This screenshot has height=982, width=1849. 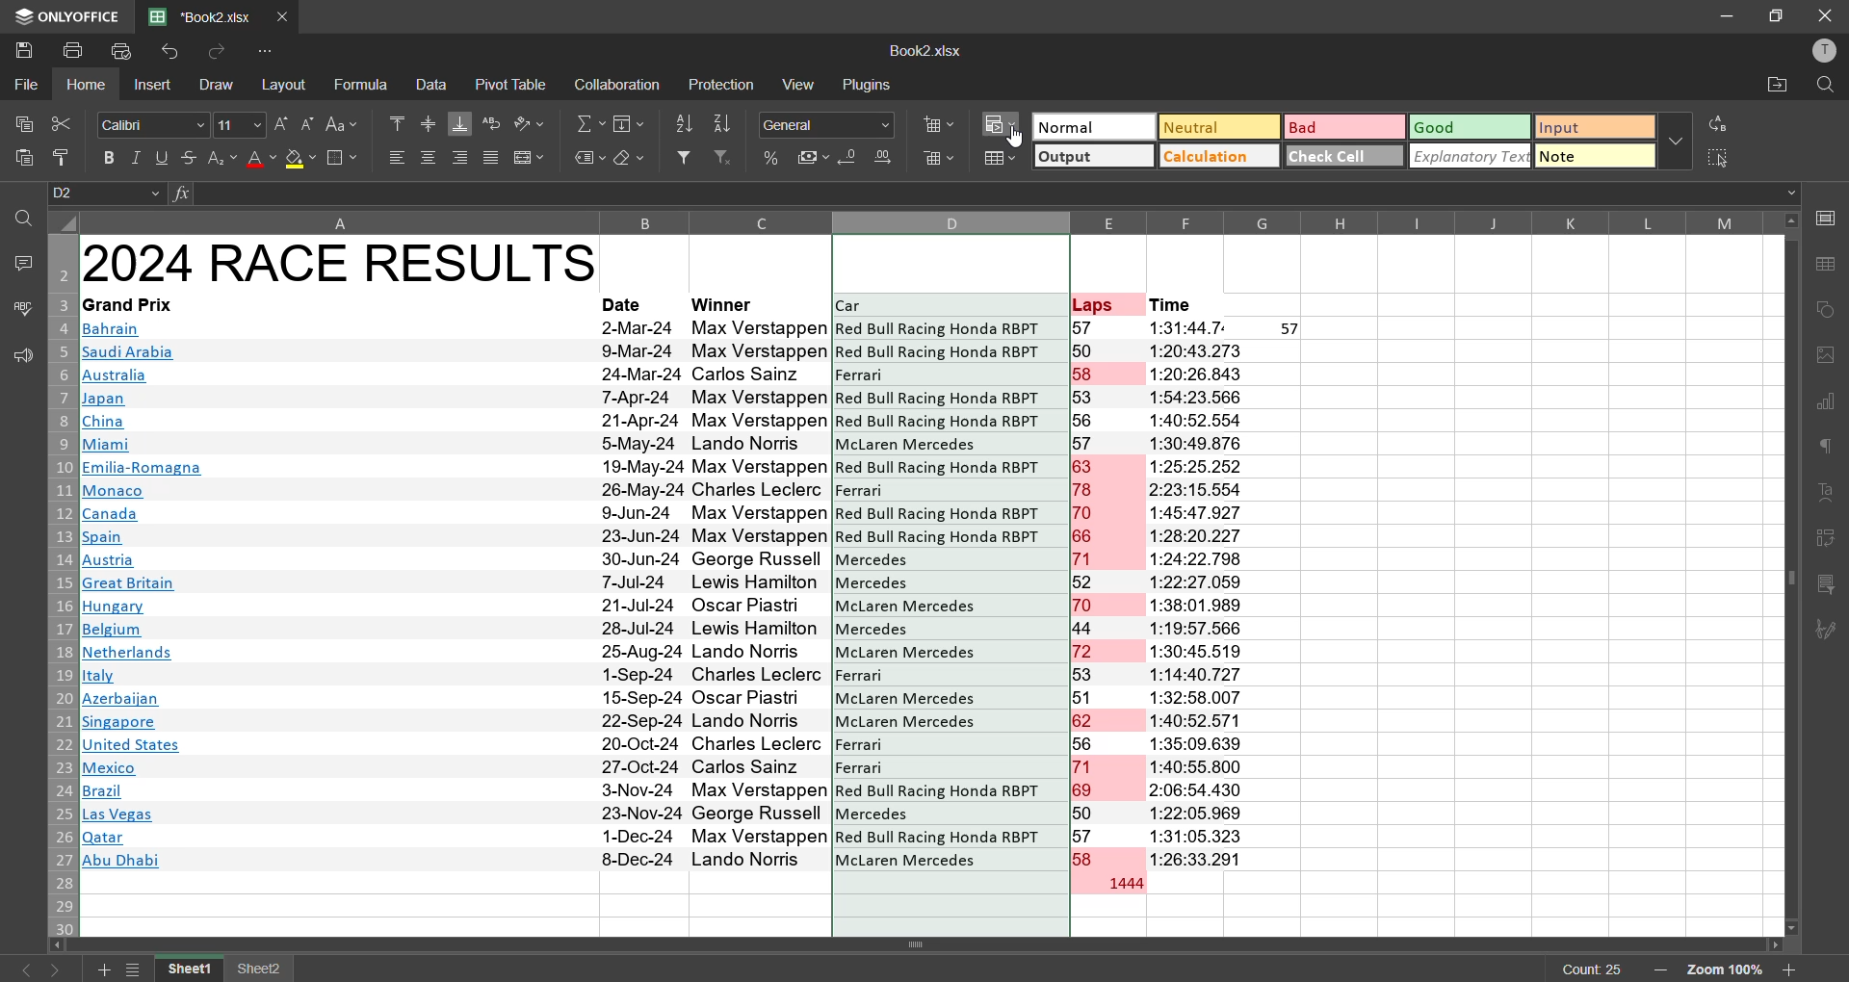 I want to click on accounting, so click(x=814, y=154).